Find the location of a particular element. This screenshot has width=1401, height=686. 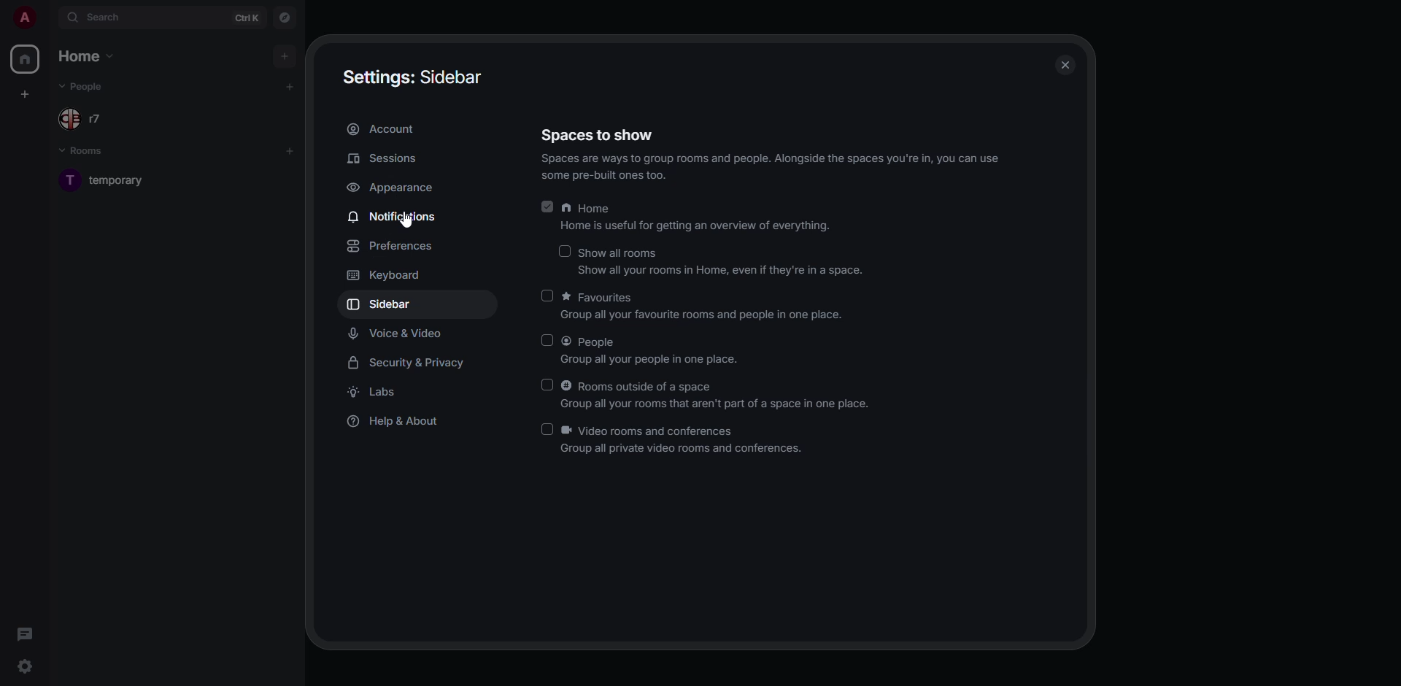

room is located at coordinates (123, 179).